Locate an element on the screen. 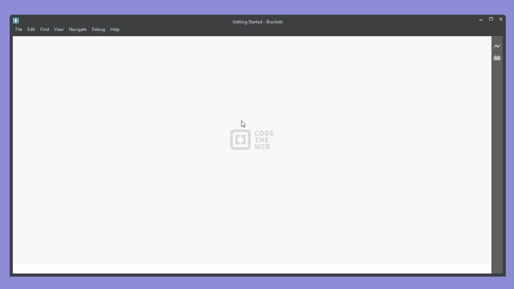  getting Started -  Brackets is located at coordinates (259, 21).